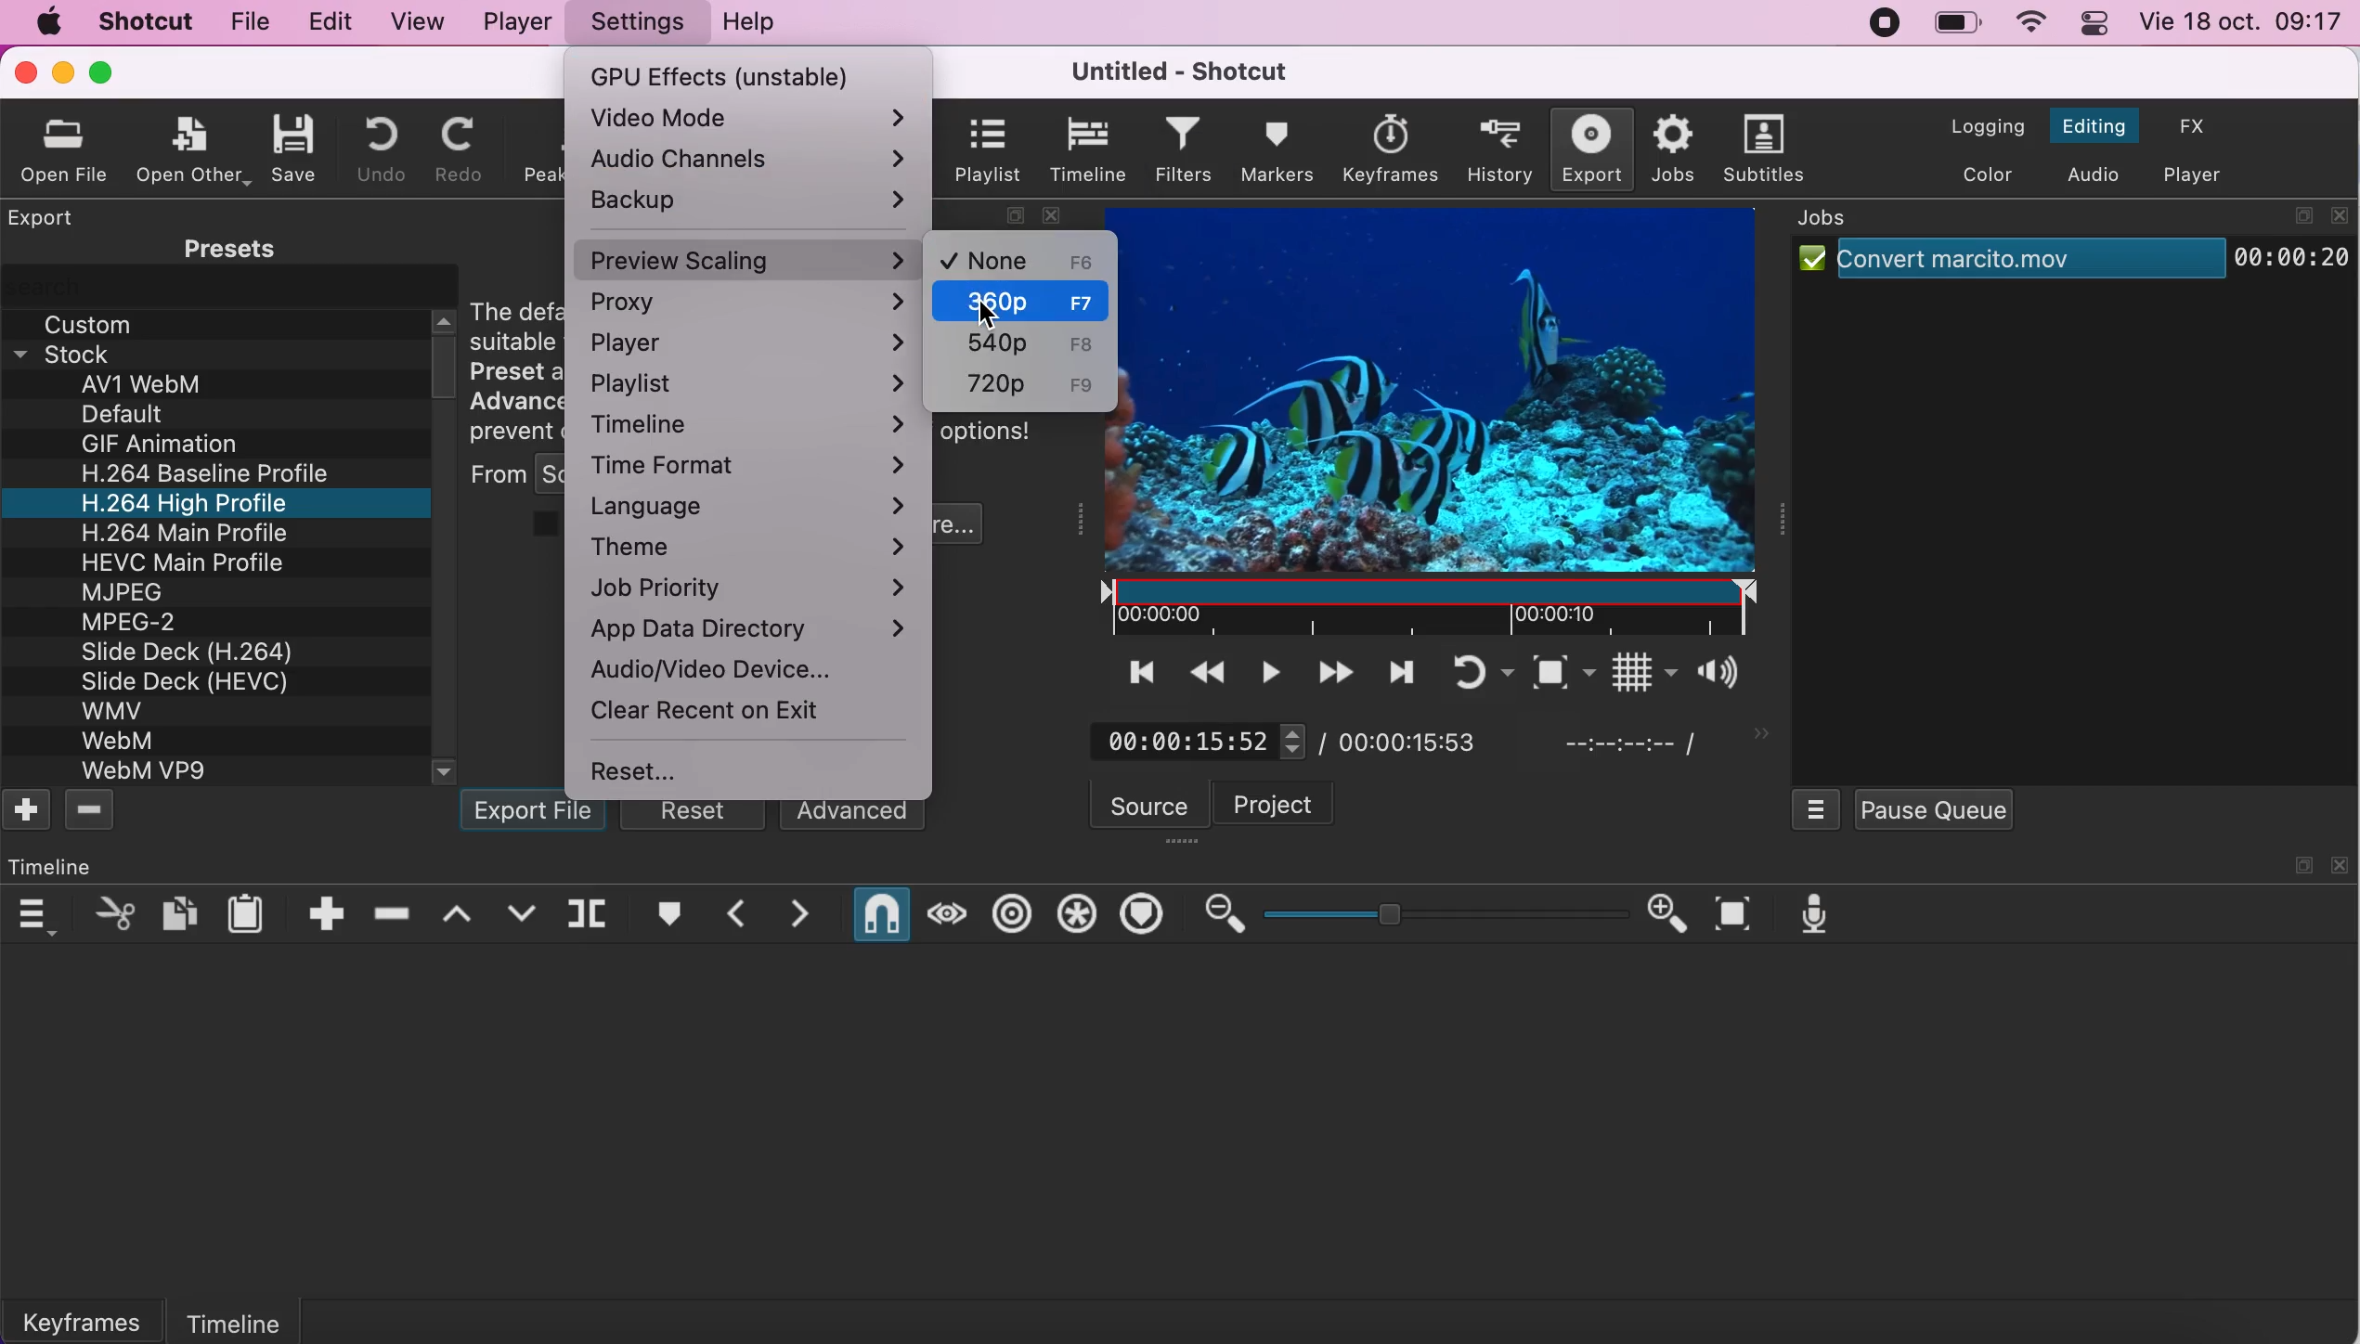  Describe the element at coordinates (1024, 344) in the screenshot. I see `540p` at that location.